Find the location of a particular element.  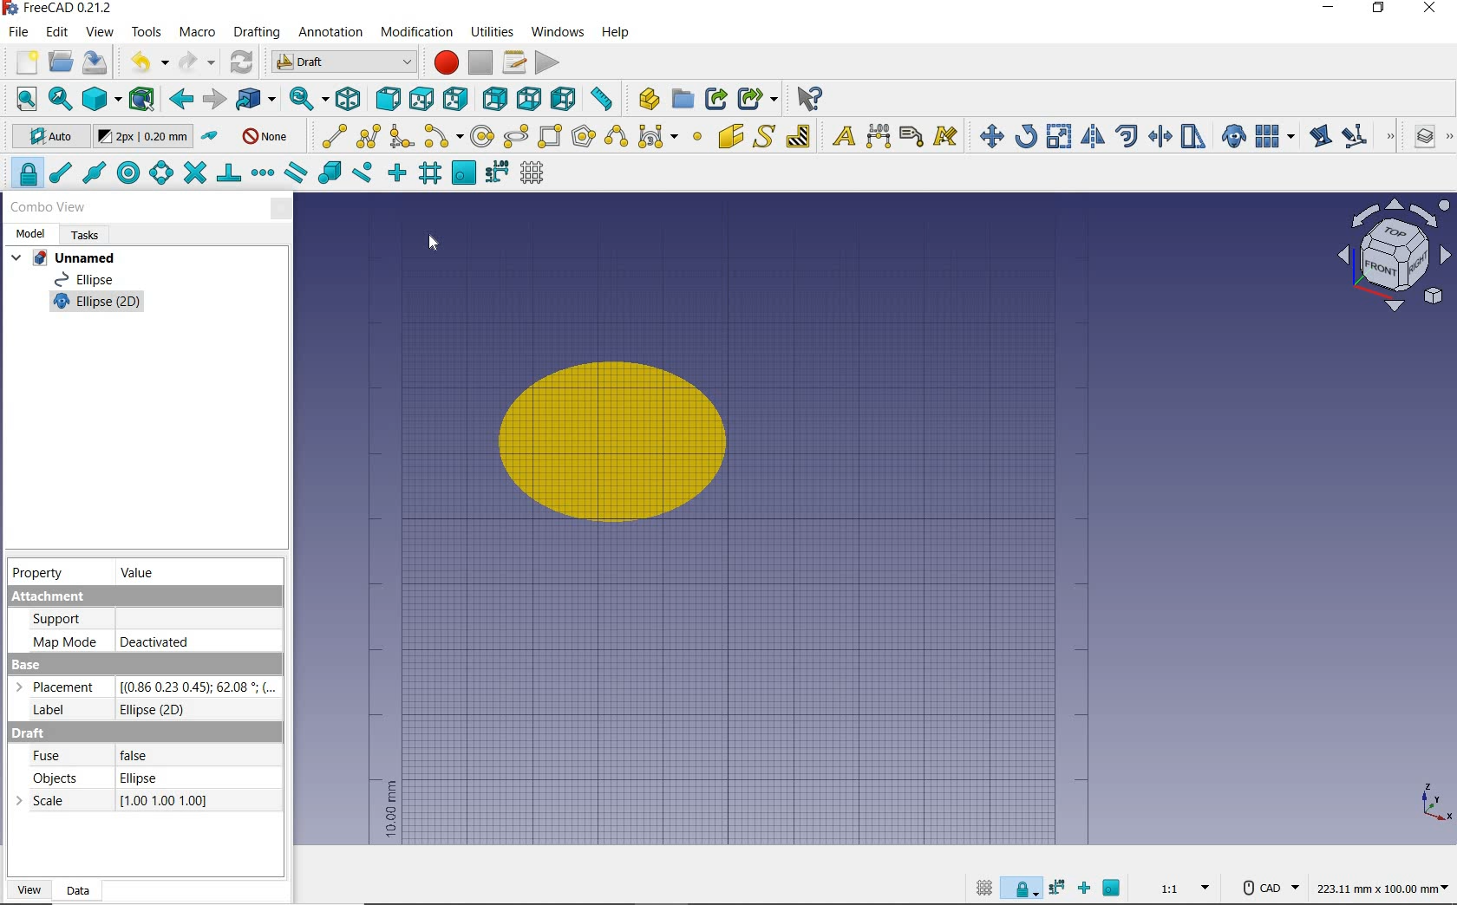

execute macro is located at coordinates (546, 61).